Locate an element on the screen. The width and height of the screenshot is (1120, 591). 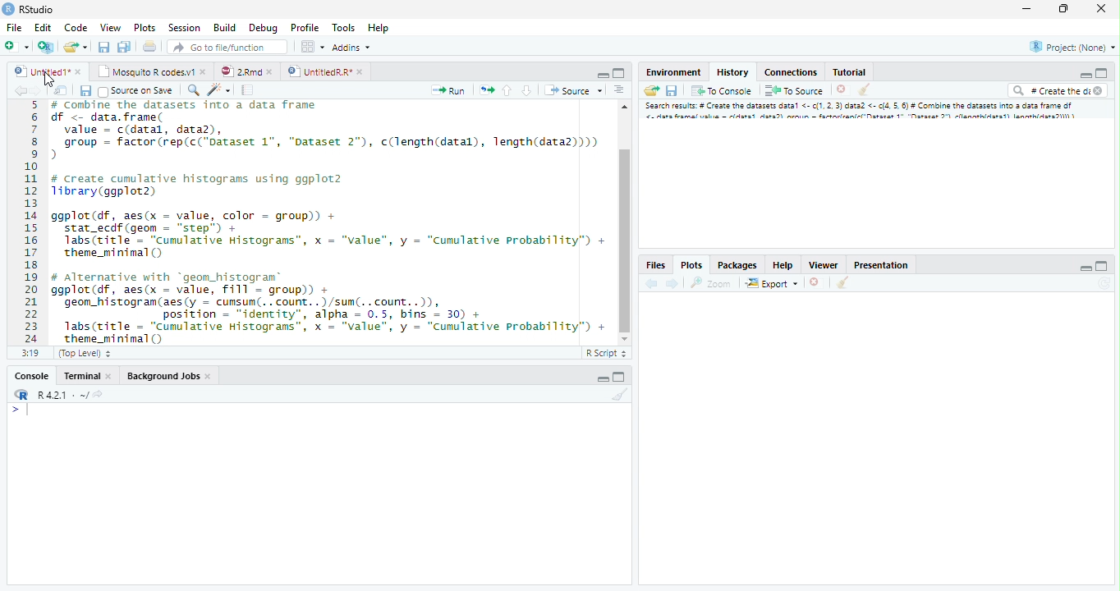
Addins is located at coordinates (352, 48).